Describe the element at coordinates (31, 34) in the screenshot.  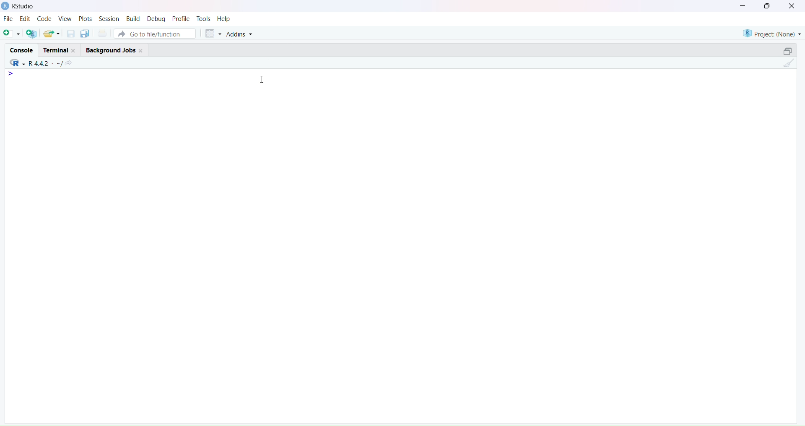
I see `create a project` at that location.